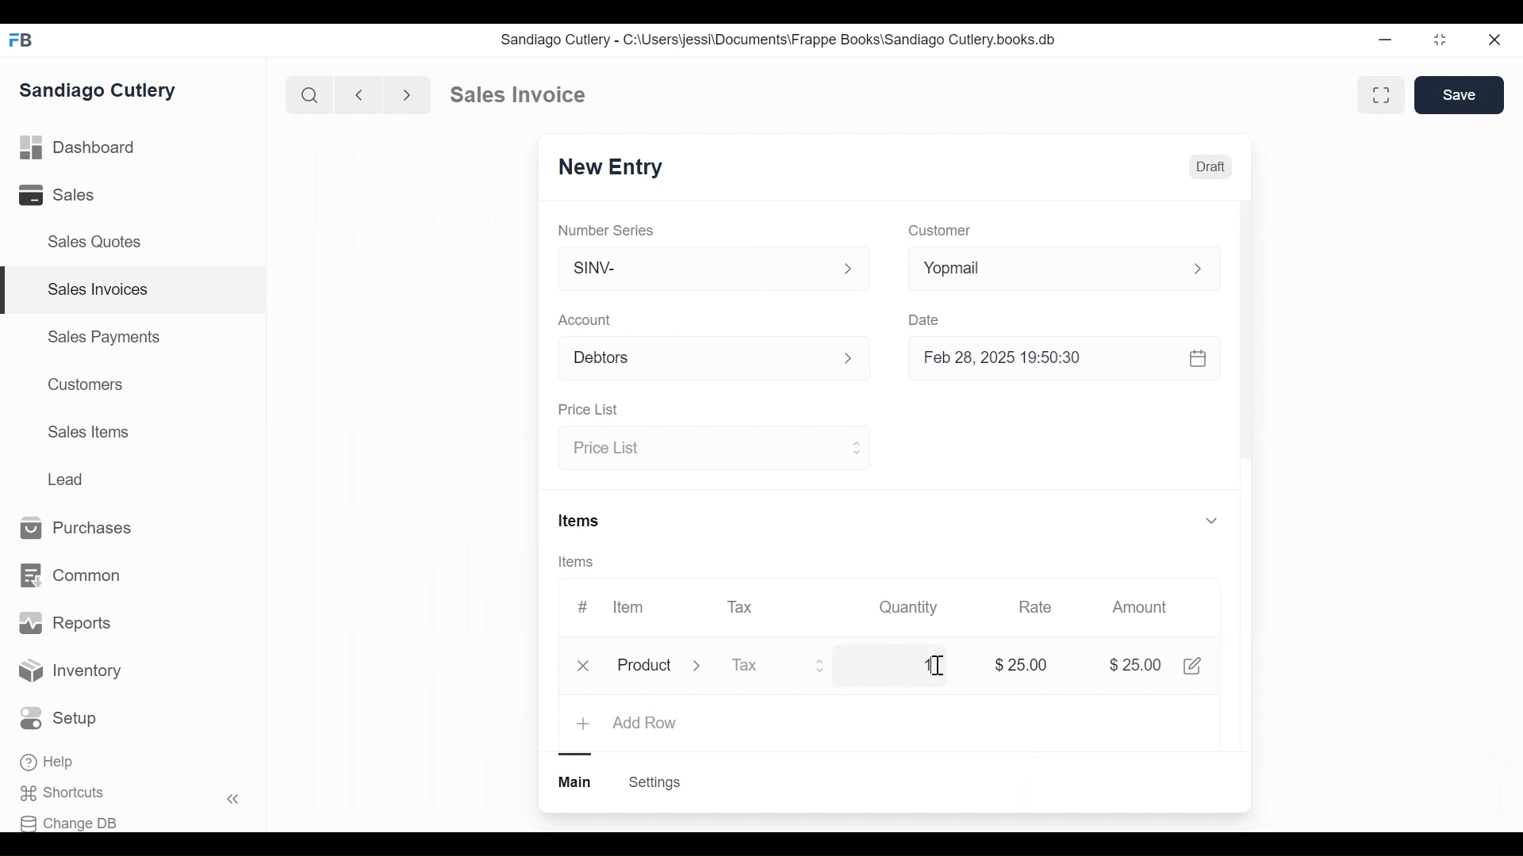  I want to click on main, so click(577, 782).